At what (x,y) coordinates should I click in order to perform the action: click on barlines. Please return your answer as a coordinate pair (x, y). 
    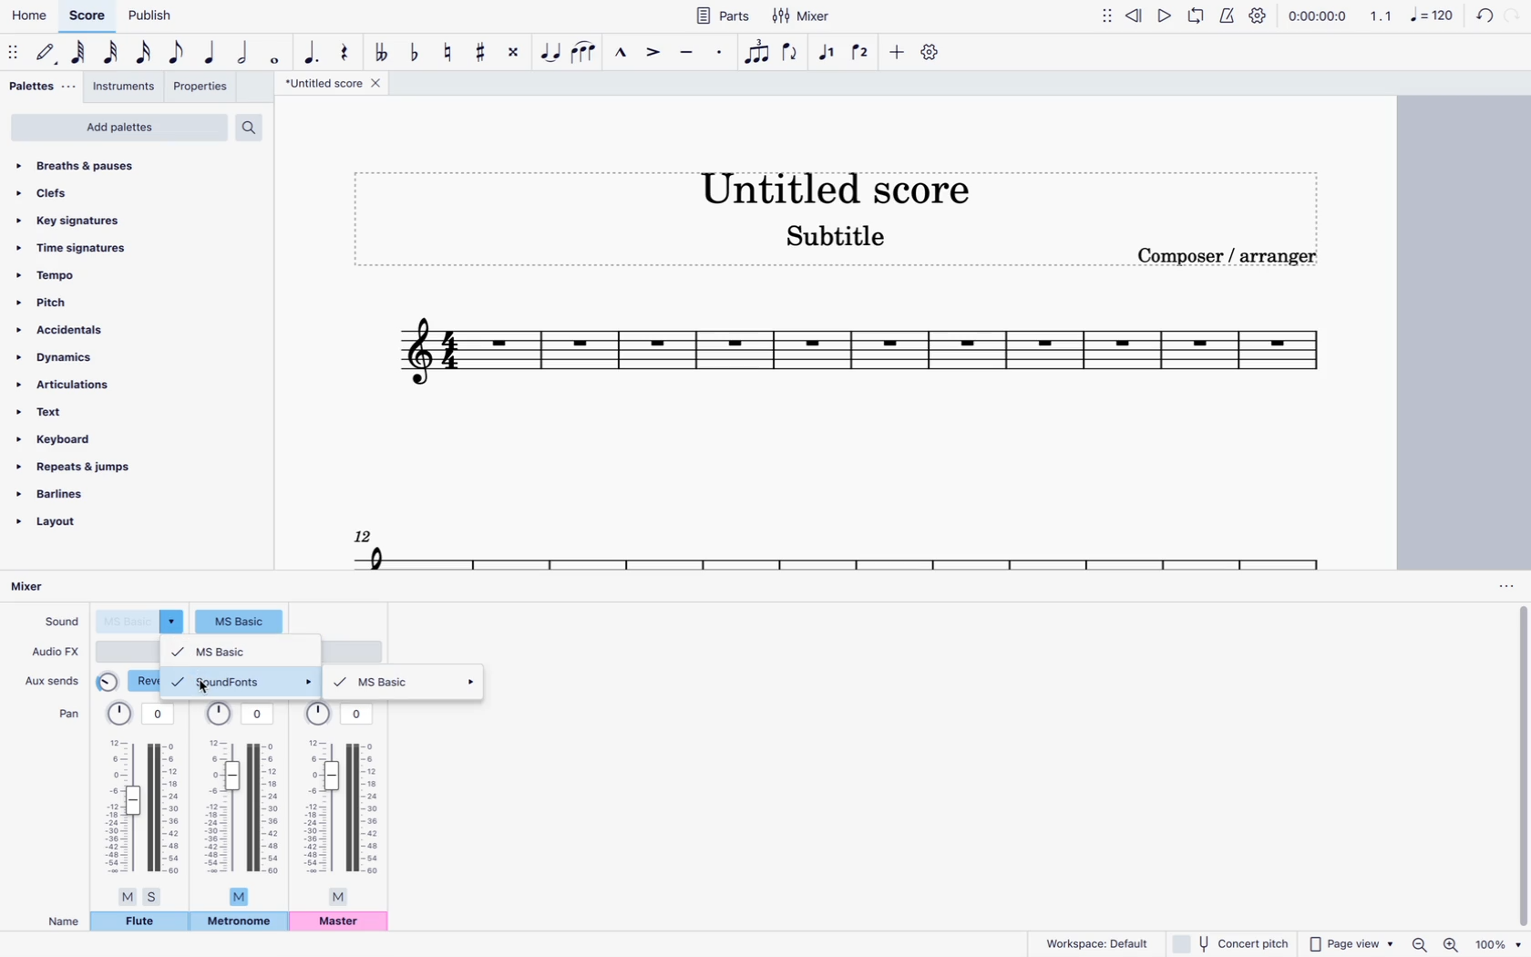
    Looking at the image, I should click on (76, 497).